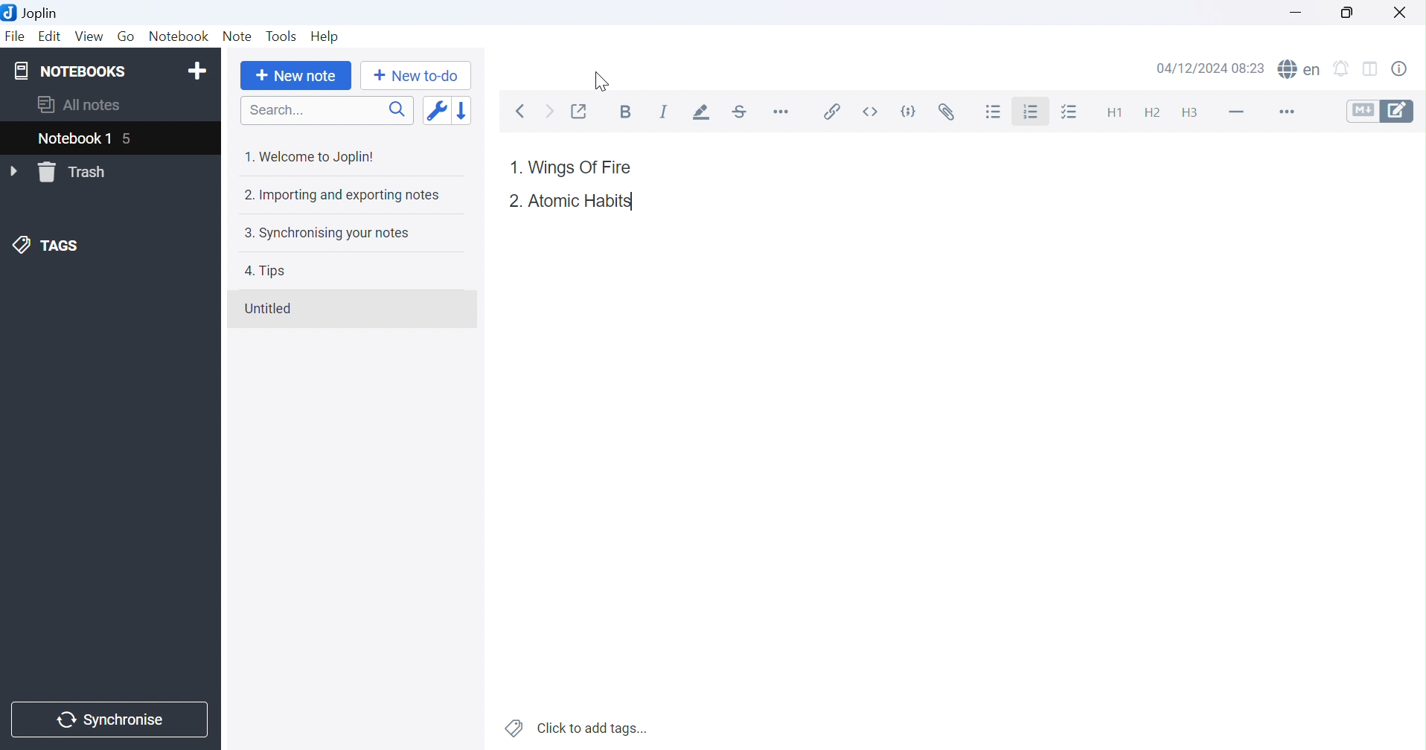  I want to click on Strikethrough, so click(743, 113).